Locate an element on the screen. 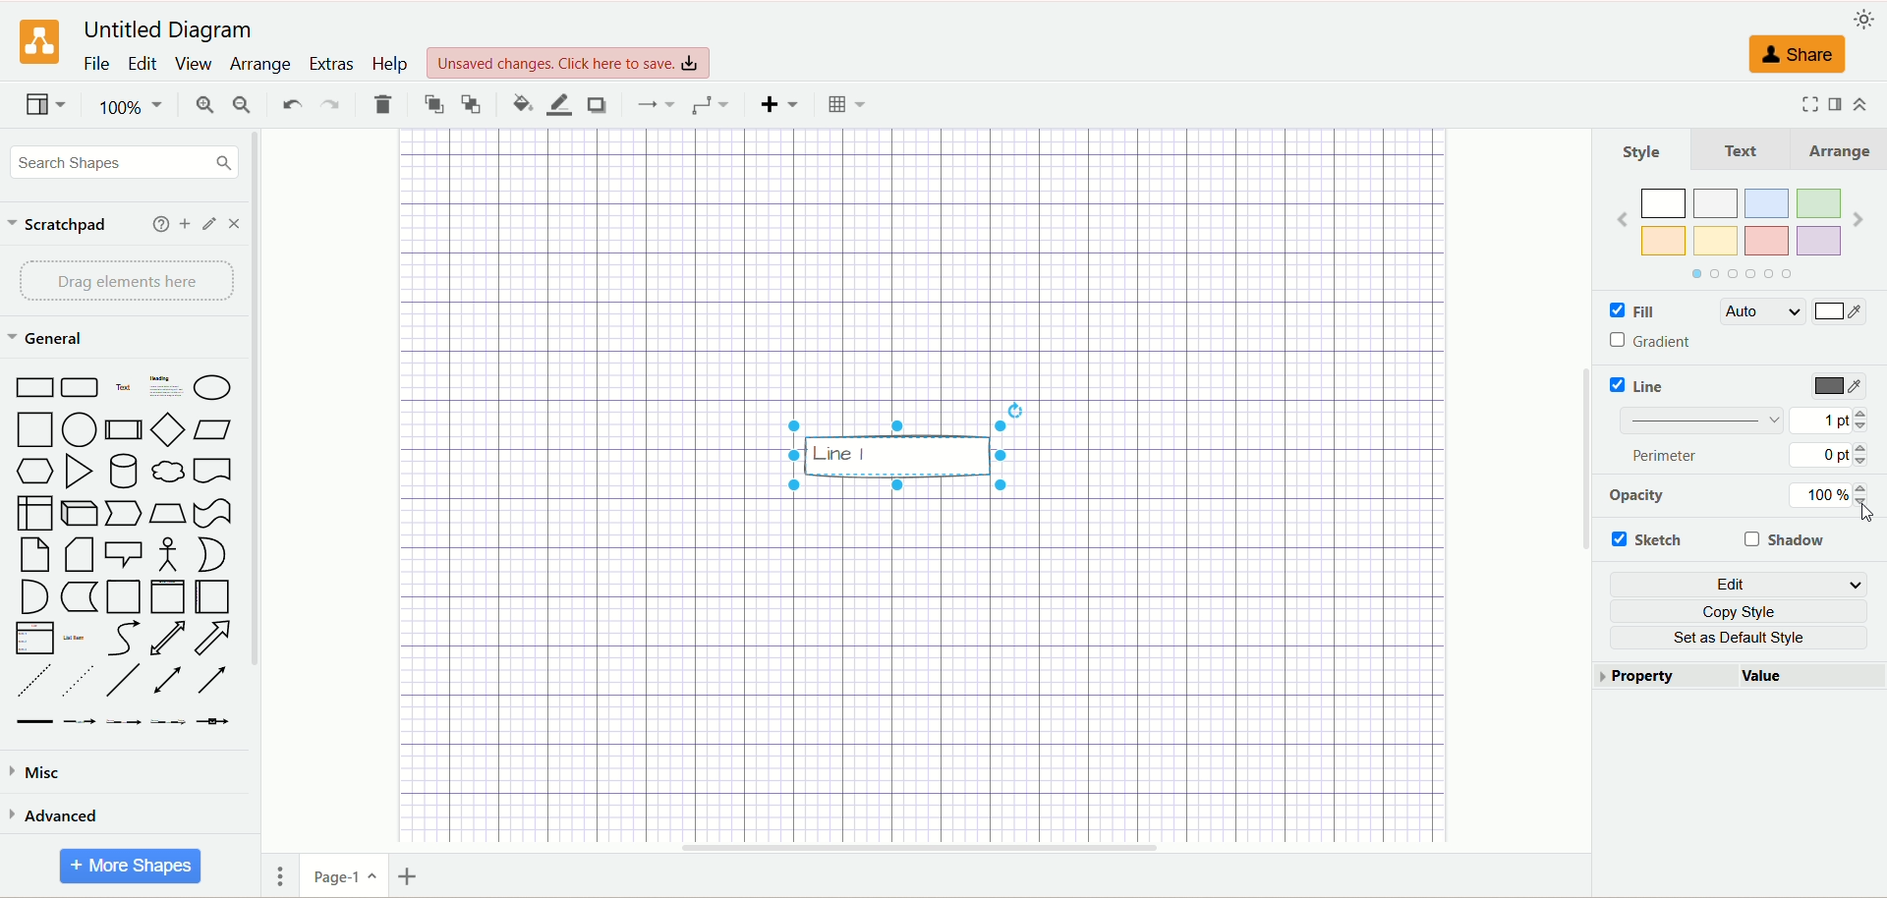  page-1 is located at coordinates (339, 876).